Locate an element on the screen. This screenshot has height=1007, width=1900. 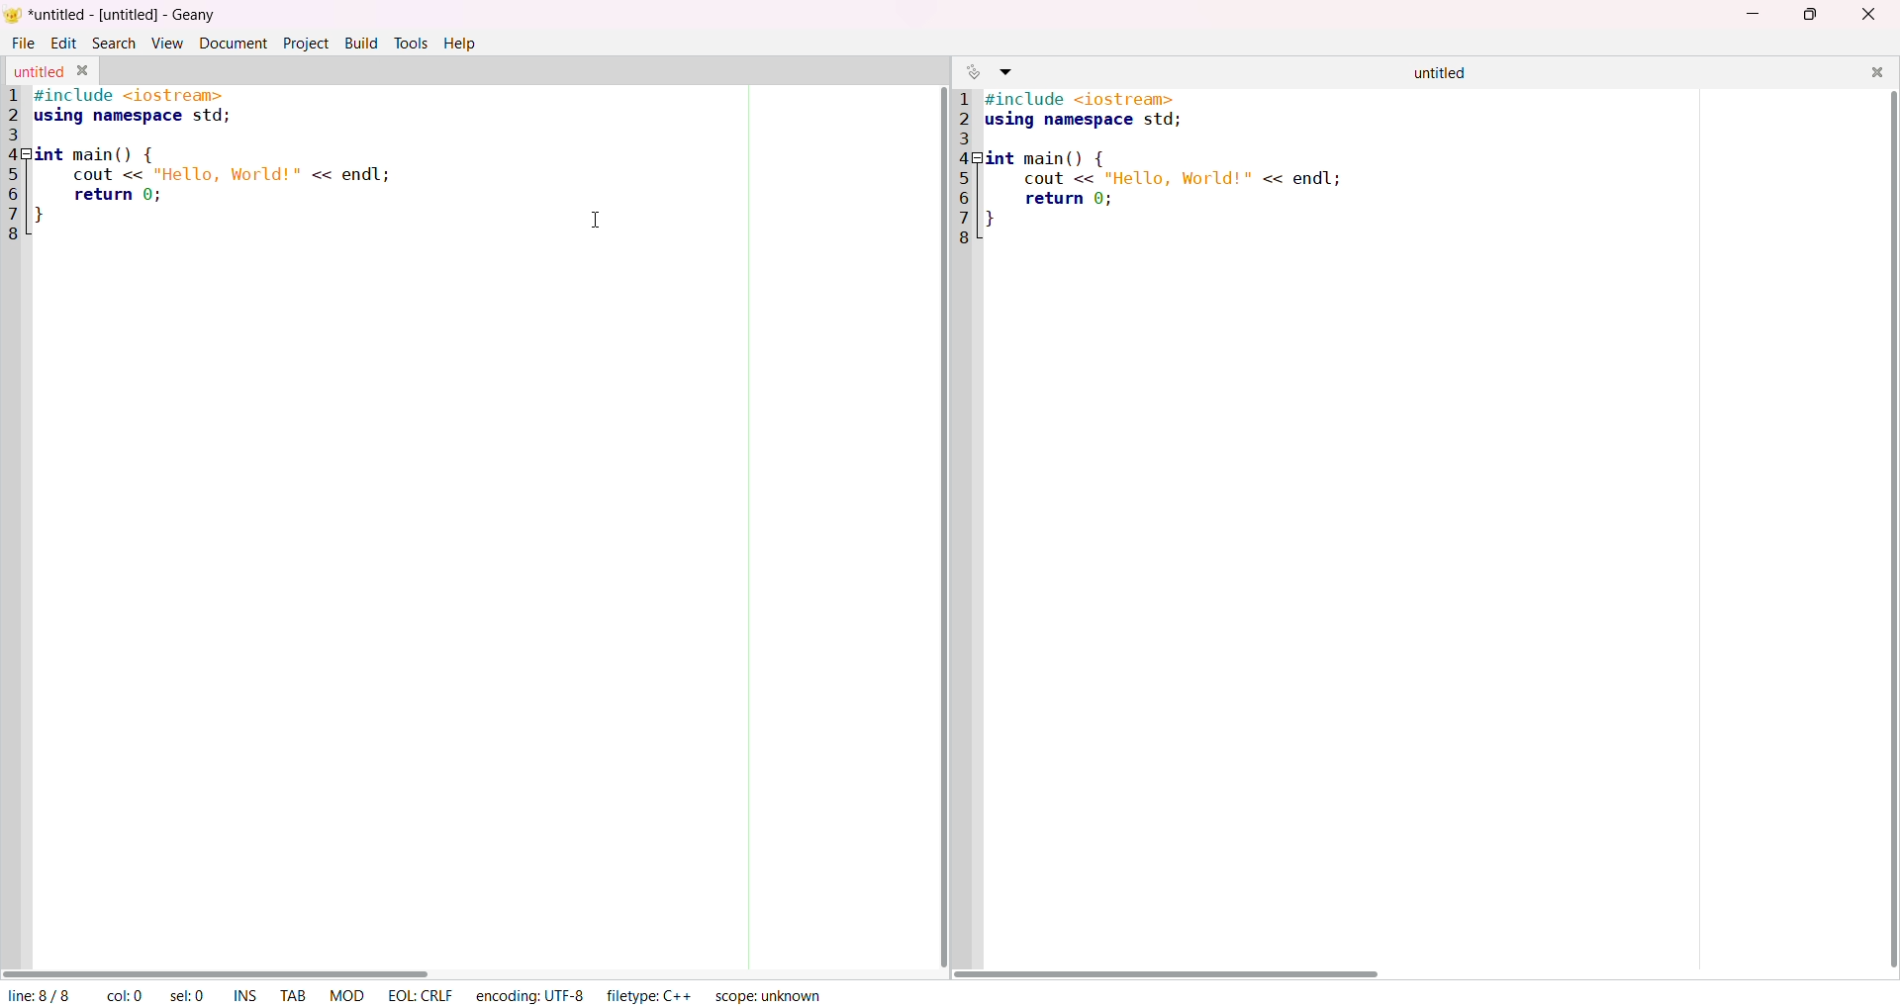
close is located at coordinates (1865, 16).